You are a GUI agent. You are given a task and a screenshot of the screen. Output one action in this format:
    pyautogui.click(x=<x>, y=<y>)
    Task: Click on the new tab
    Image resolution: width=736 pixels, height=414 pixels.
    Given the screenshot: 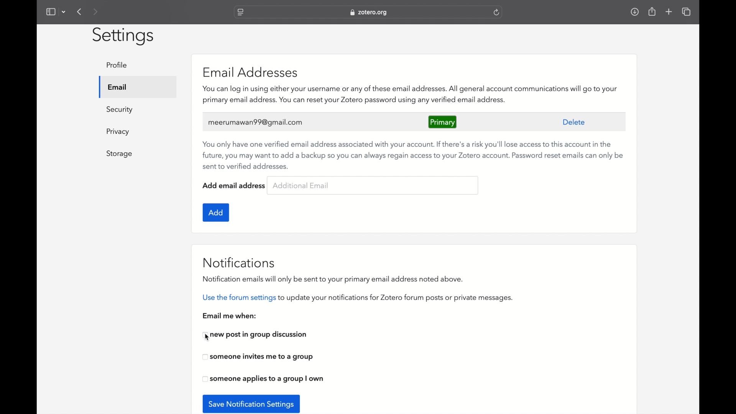 What is the action you would take?
    pyautogui.click(x=669, y=11)
    